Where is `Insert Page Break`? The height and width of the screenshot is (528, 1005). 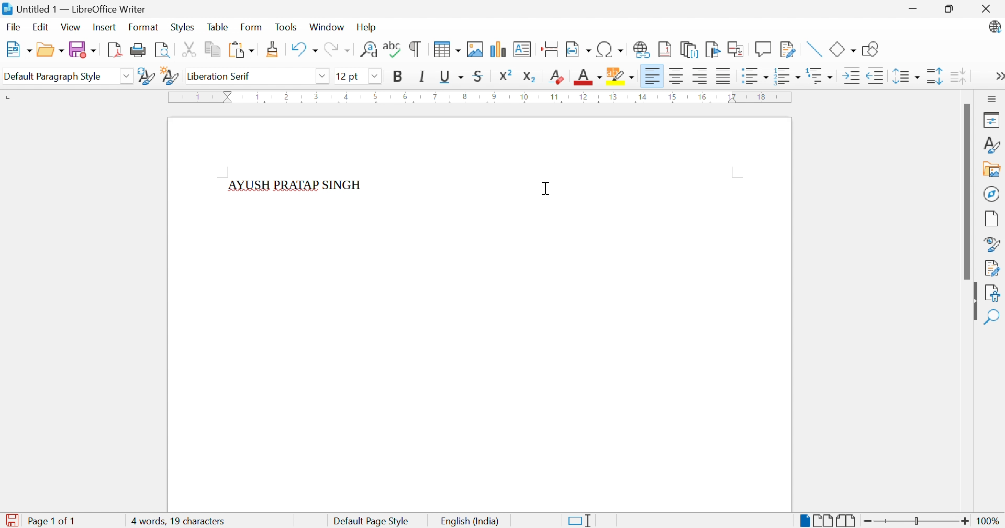 Insert Page Break is located at coordinates (551, 49).